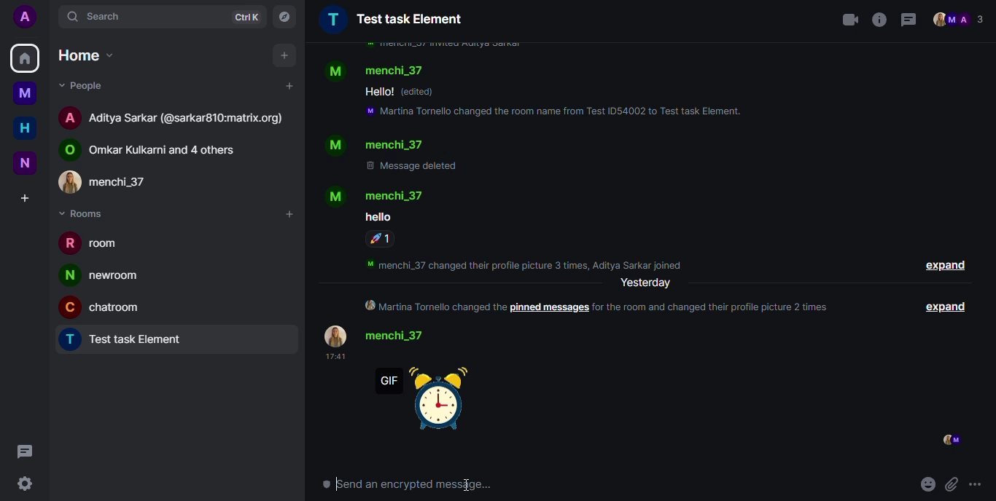 Image resolution: width=996 pixels, height=501 pixels. Describe the element at coordinates (130, 341) in the screenshot. I see `Test task element` at that location.